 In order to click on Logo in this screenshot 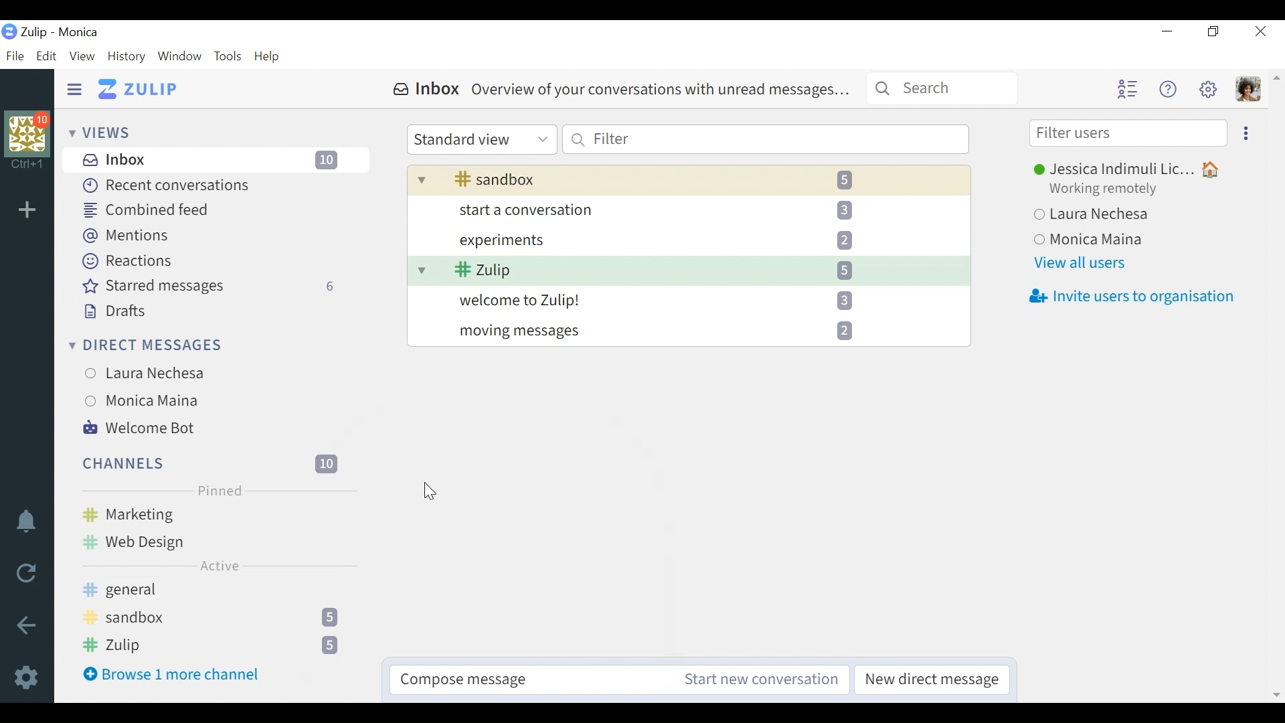, I will do `click(9, 33)`.